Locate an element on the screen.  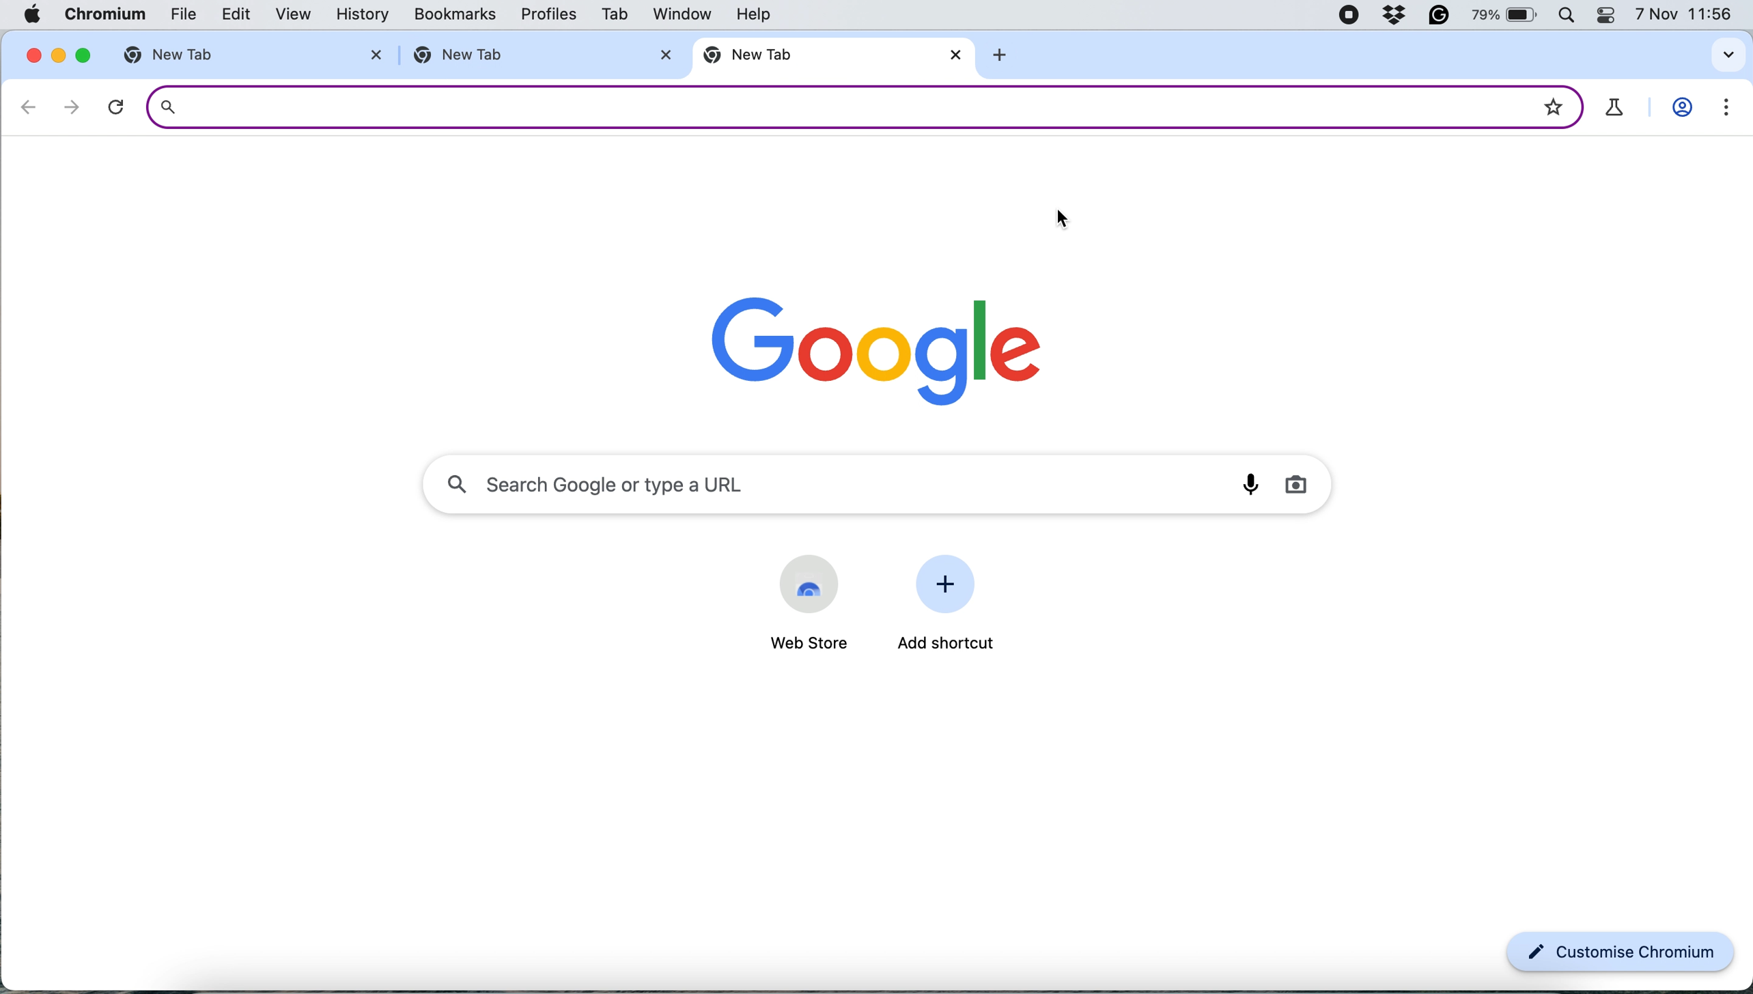
new tab is located at coordinates (200, 55).